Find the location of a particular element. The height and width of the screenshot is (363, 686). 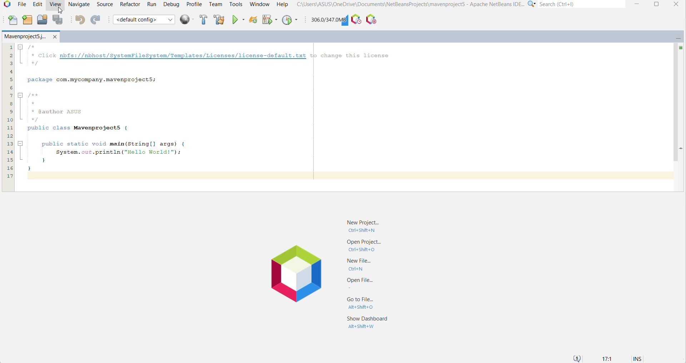

Undo is located at coordinates (79, 20).